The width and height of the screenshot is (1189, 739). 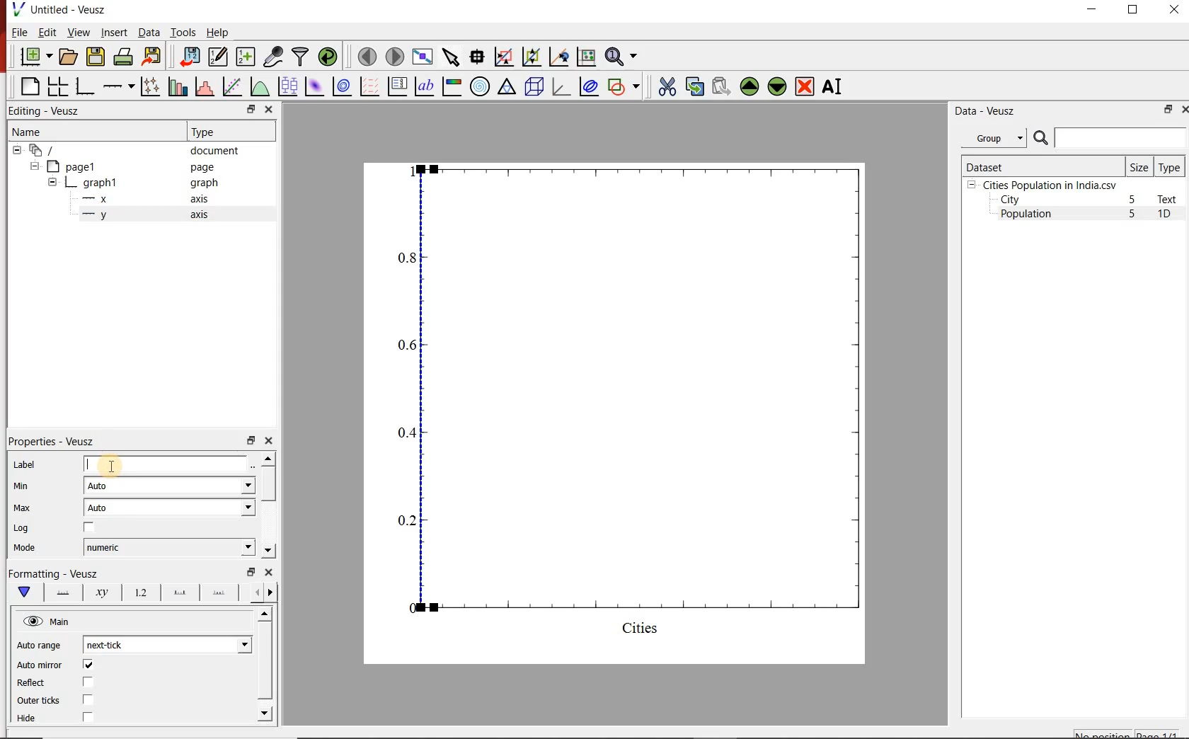 I want to click on click or draw a rectangle to zoom graph indexes, so click(x=502, y=56).